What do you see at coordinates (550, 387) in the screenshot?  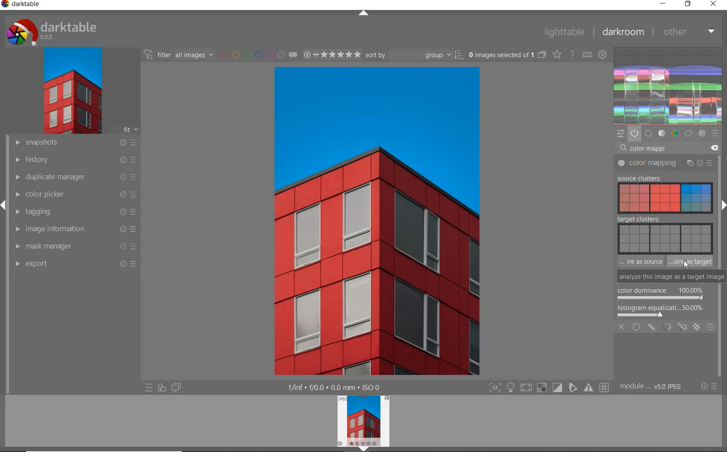 I see `toggle modes` at bounding box center [550, 387].